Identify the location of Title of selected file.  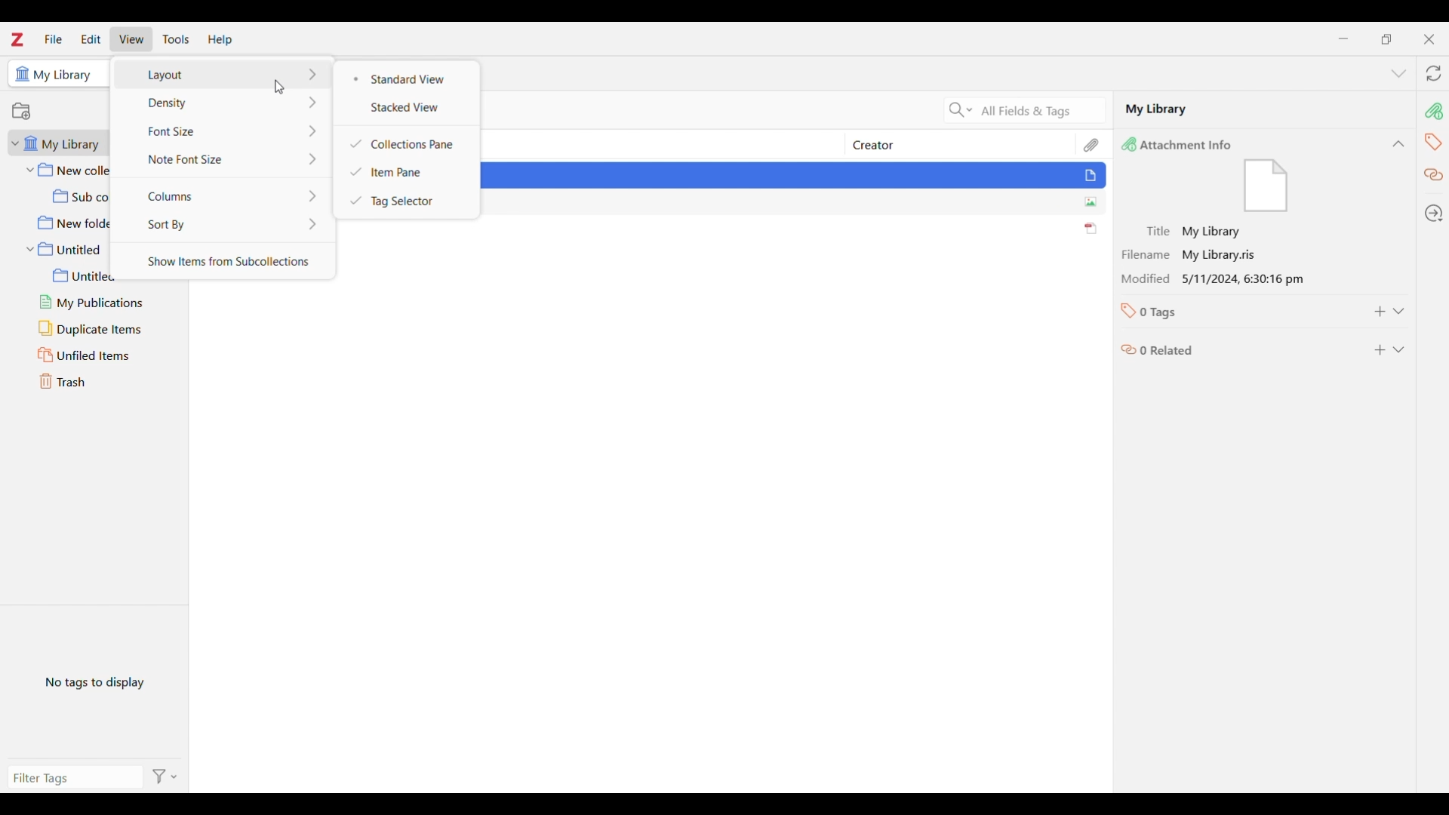
(1182, 231).